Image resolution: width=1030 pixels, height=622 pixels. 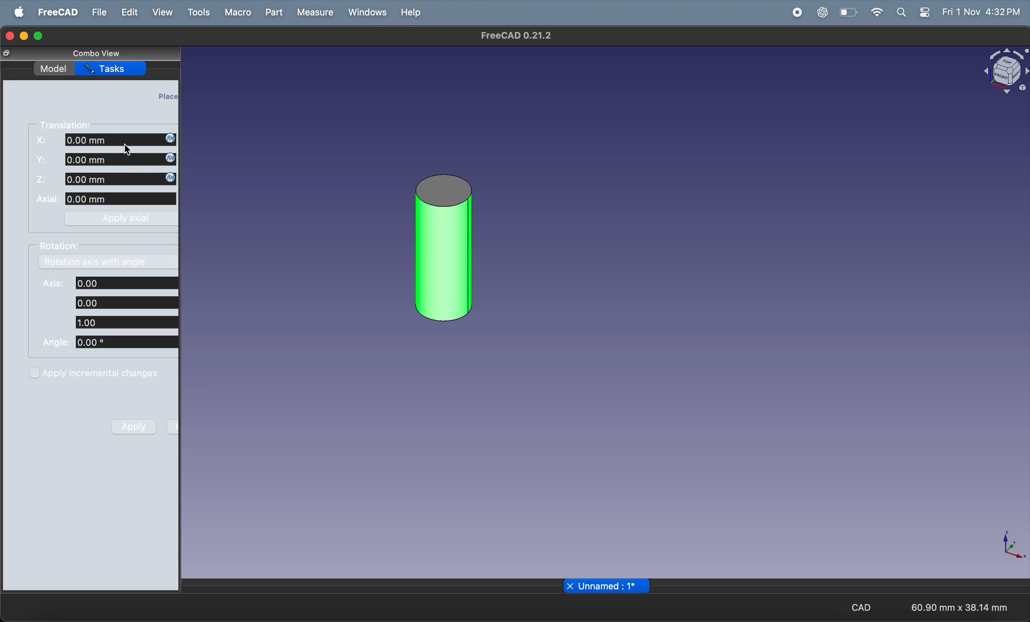 I want to click on copy, so click(x=6, y=54).